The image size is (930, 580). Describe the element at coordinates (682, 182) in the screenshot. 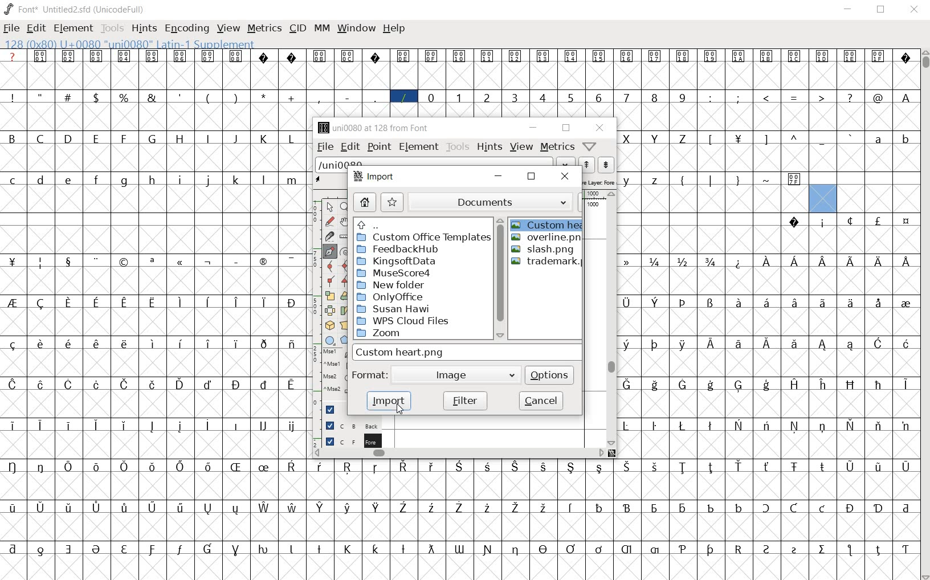

I see `glyph` at that location.